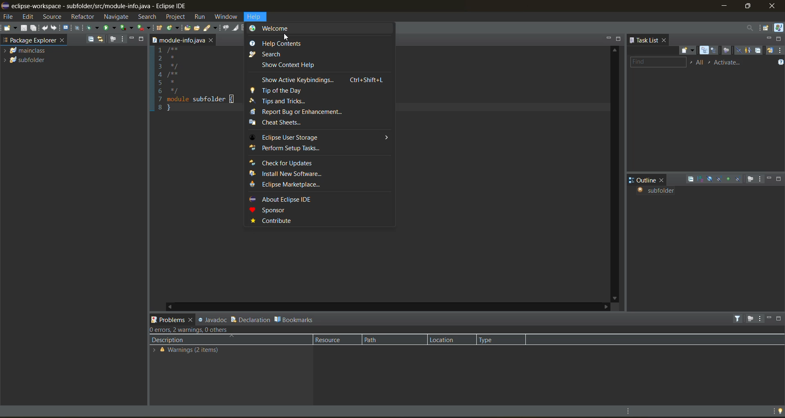 This screenshot has width=785, height=418. Describe the element at coordinates (34, 28) in the screenshot. I see `save all` at that location.